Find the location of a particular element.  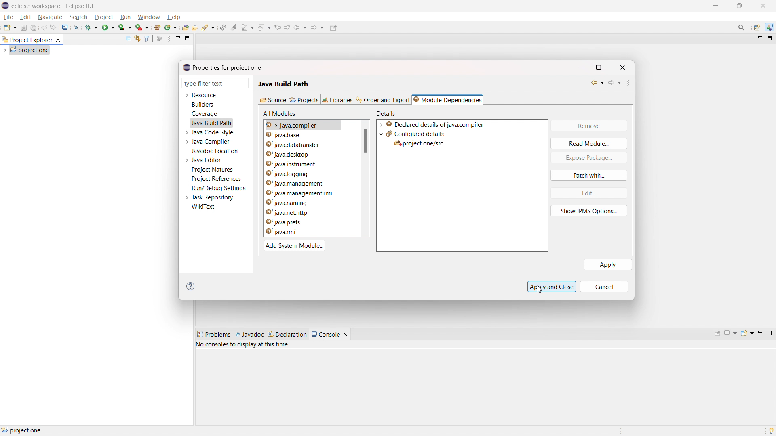

expand java editor is located at coordinates (187, 160).